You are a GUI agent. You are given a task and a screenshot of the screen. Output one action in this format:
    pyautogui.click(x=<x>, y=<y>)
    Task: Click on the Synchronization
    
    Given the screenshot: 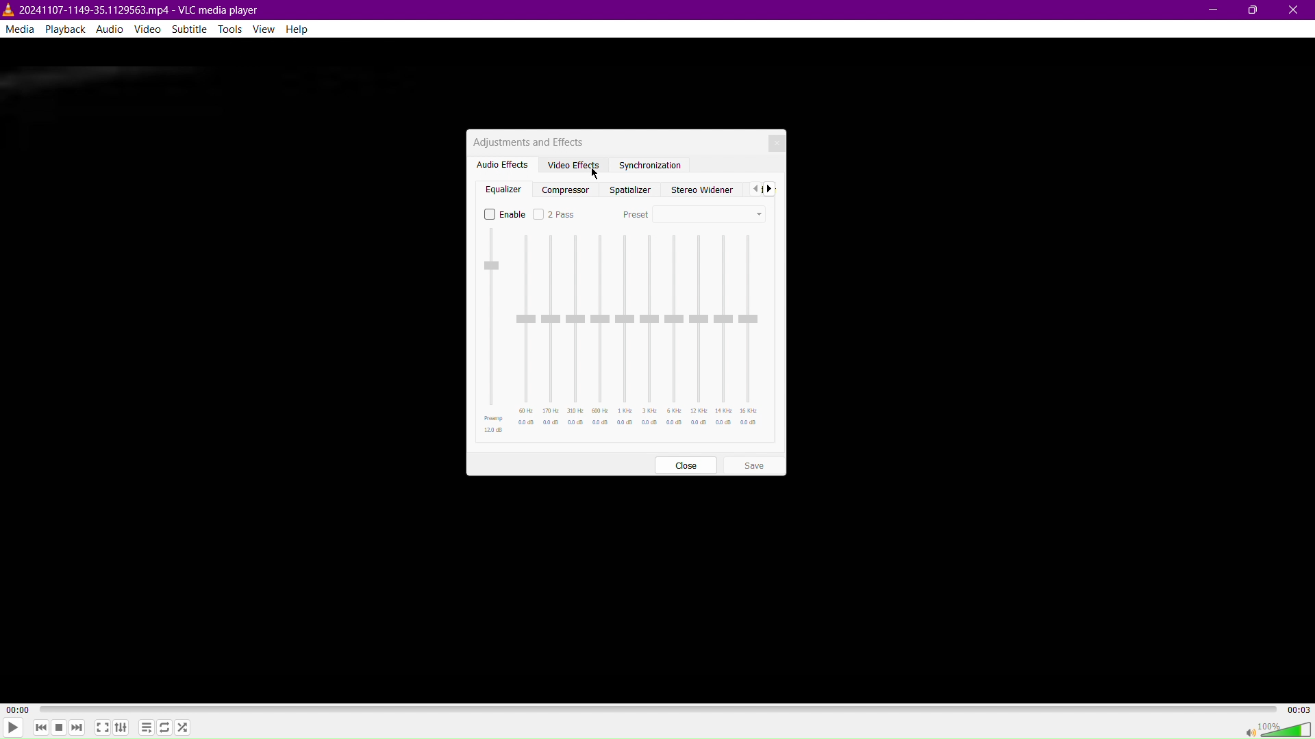 What is the action you would take?
    pyautogui.click(x=651, y=166)
    